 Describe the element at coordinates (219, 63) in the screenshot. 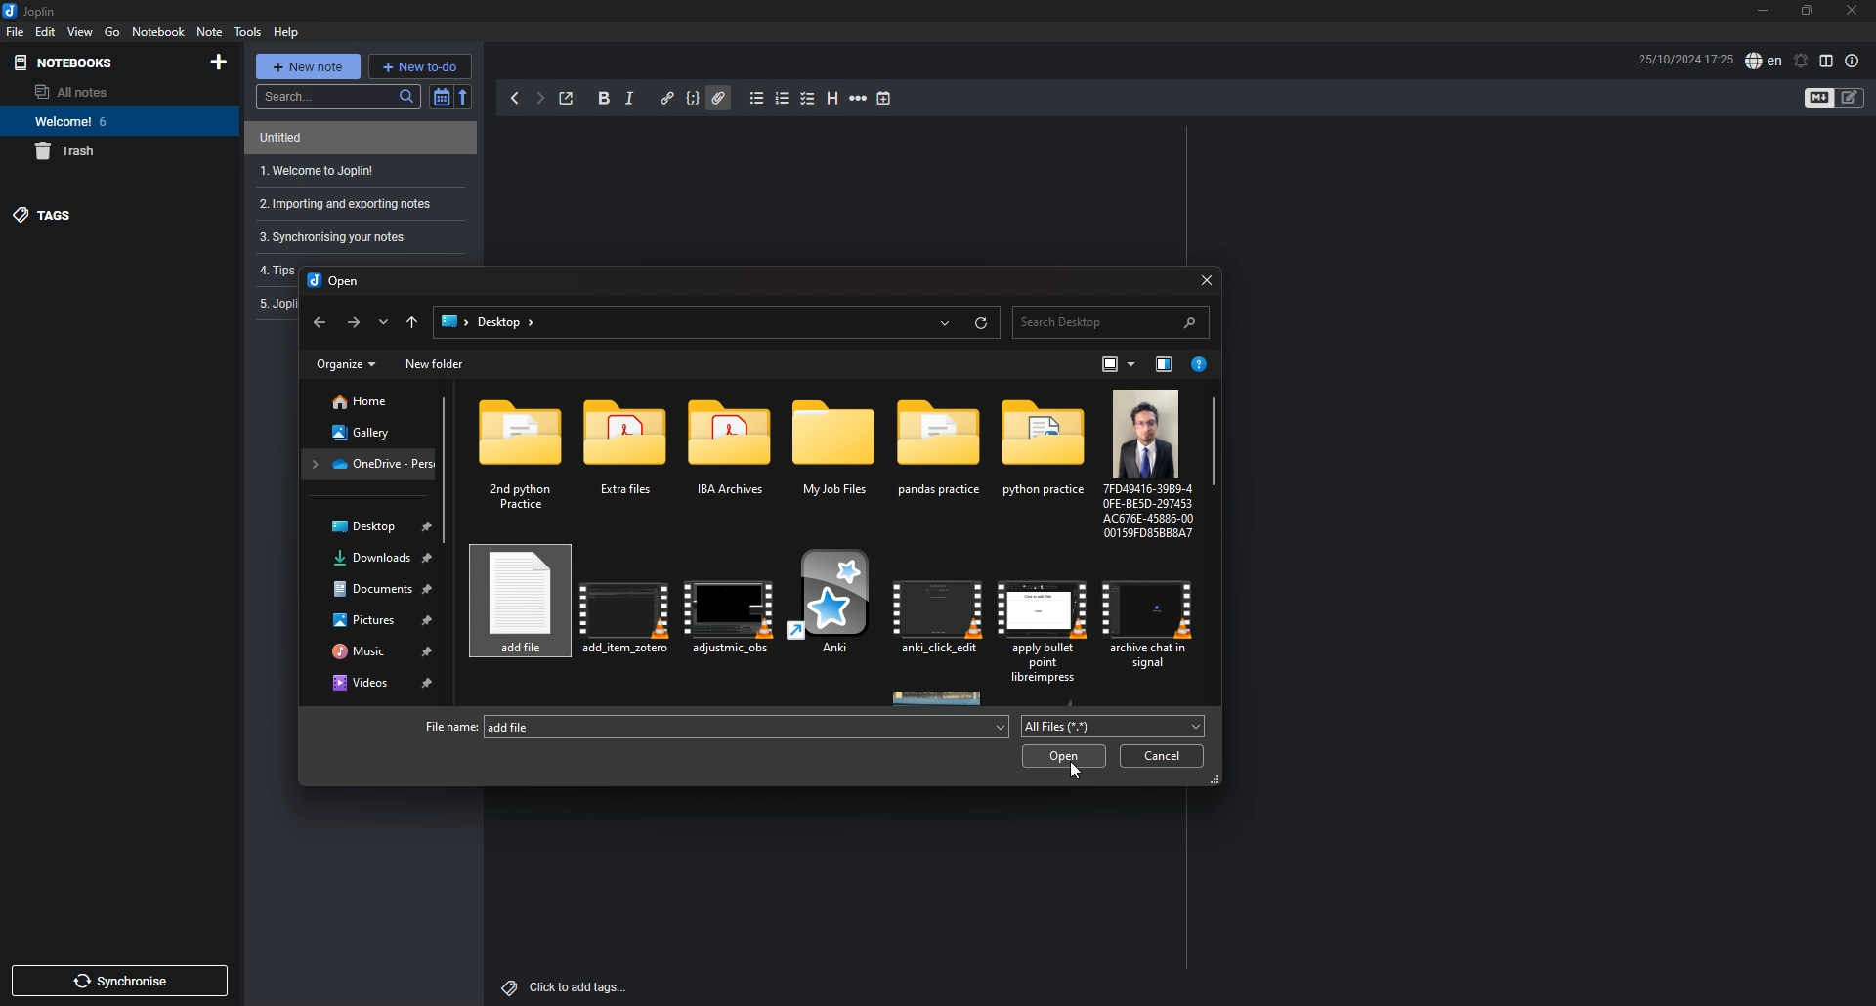

I see `add notebook` at that location.